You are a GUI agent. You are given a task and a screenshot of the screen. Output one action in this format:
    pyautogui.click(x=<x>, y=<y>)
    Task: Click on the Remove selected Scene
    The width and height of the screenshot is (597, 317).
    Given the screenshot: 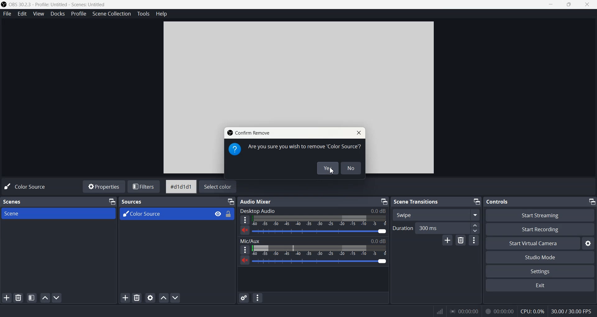 What is the action you would take?
    pyautogui.click(x=19, y=298)
    